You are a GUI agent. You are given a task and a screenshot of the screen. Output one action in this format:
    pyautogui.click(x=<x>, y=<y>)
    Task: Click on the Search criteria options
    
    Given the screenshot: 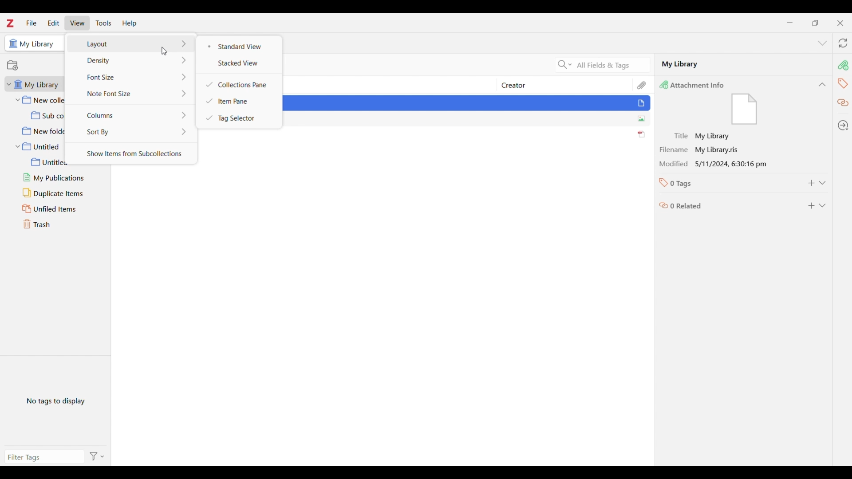 What is the action you would take?
    pyautogui.click(x=565, y=65)
    